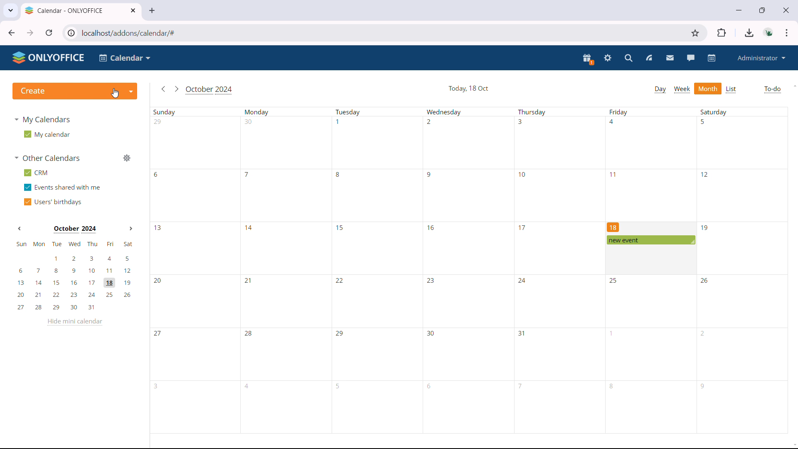 Image resolution: width=798 pixels, height=449 pixels. I want to click on Thursday, so click(532, 112).